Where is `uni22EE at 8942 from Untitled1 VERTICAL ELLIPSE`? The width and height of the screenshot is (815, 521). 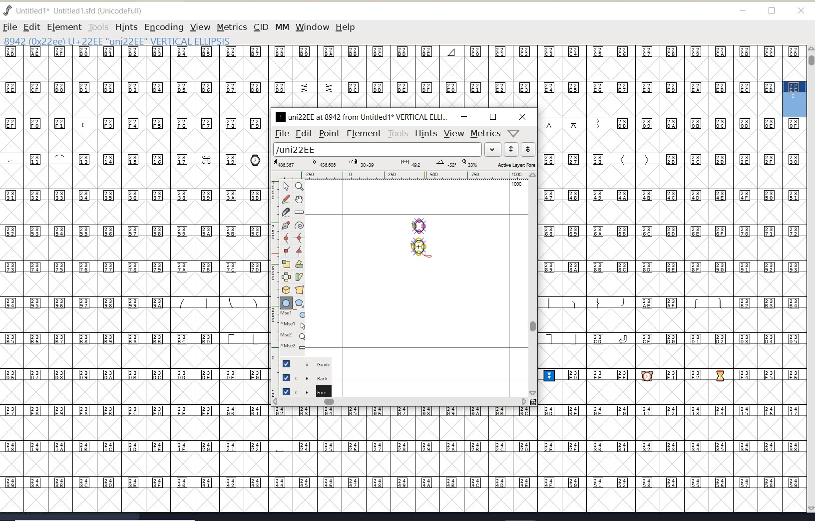
uni22EE at 8942 from Untitled1 VERTICAL ELLIPSE is located at coordinates (362, 116).